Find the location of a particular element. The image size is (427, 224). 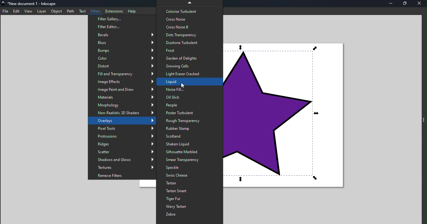

Tartan smart is located at coordinates (189, 191).